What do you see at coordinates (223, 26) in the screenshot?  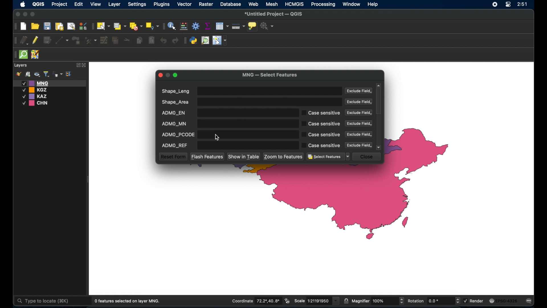 I see `open attribute table` at bounding box center [223, 26].